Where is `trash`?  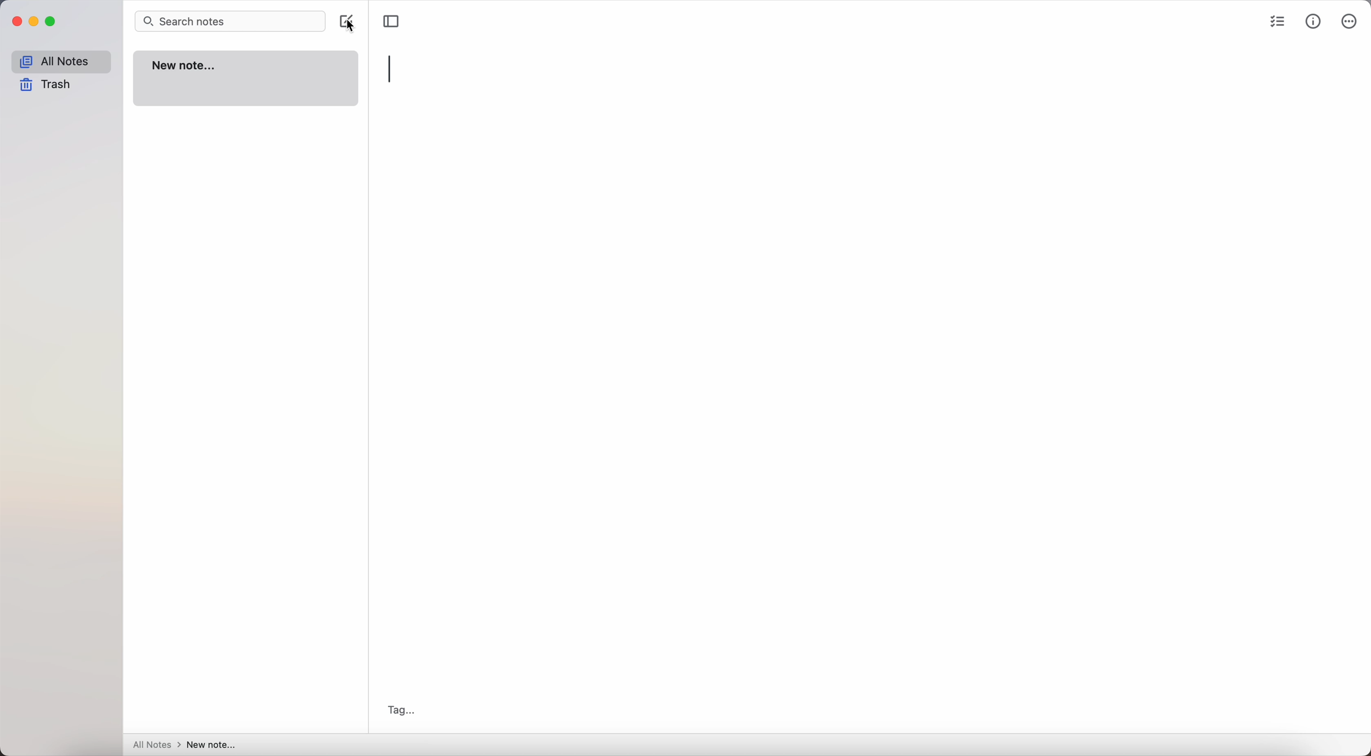 trash is located at coordinates (46, 85).